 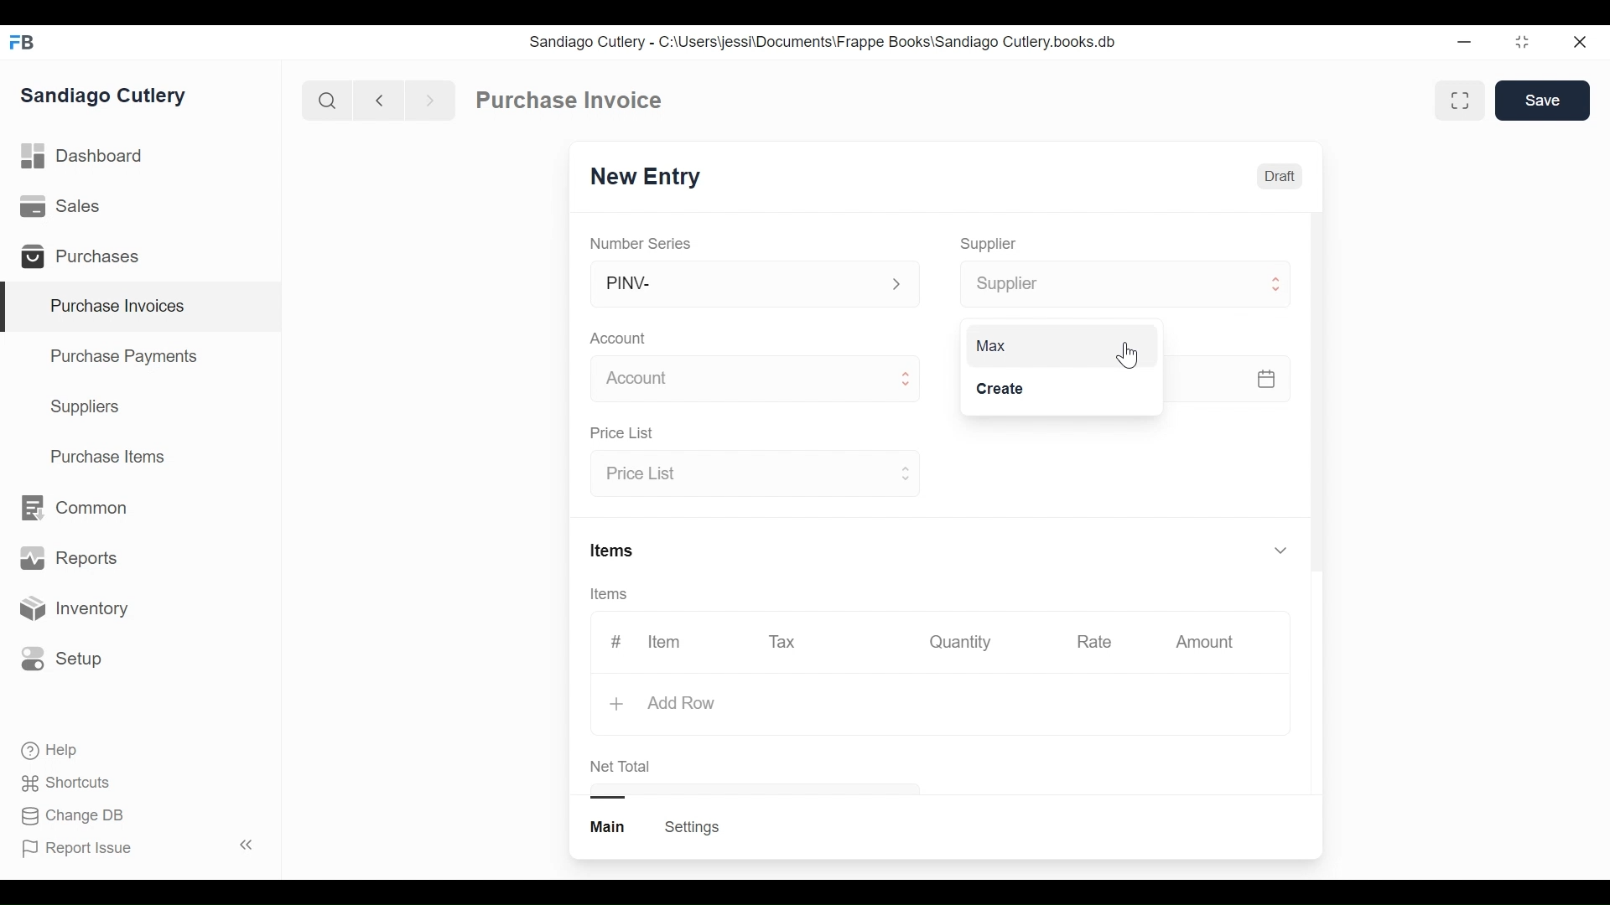 I want to click on Expand, so click(x=1275, y=284).